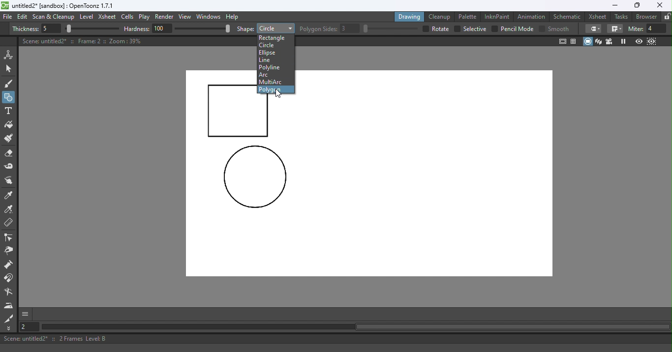  I want to click on Camera view, so click(611, 41).